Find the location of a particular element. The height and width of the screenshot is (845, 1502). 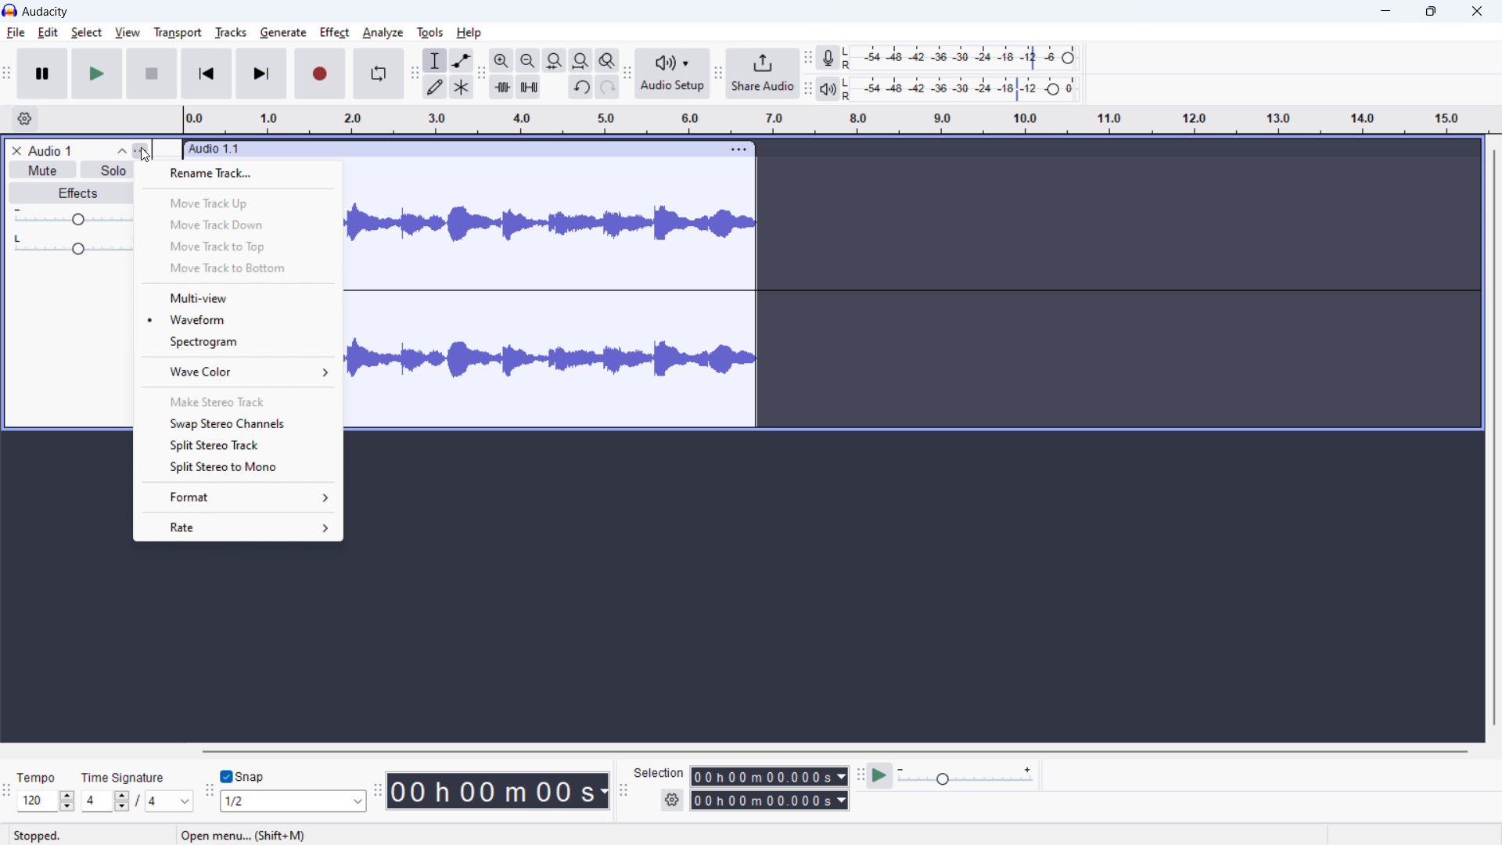

mute is located at coordinates (41, 171).